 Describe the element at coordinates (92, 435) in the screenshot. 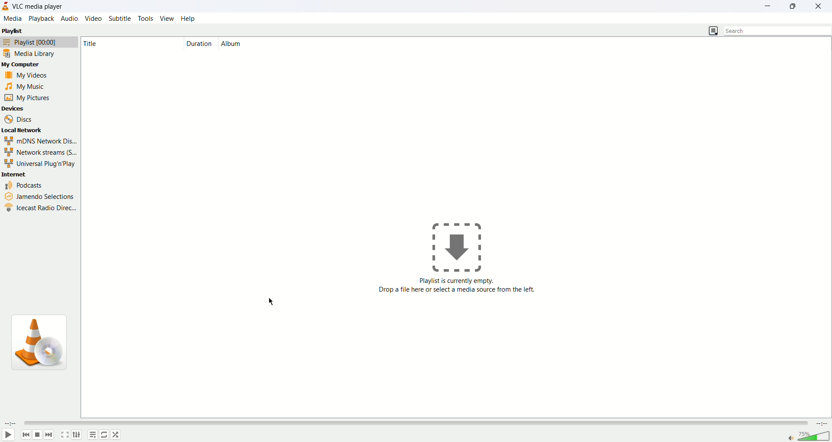

I see `playlist` at that location.